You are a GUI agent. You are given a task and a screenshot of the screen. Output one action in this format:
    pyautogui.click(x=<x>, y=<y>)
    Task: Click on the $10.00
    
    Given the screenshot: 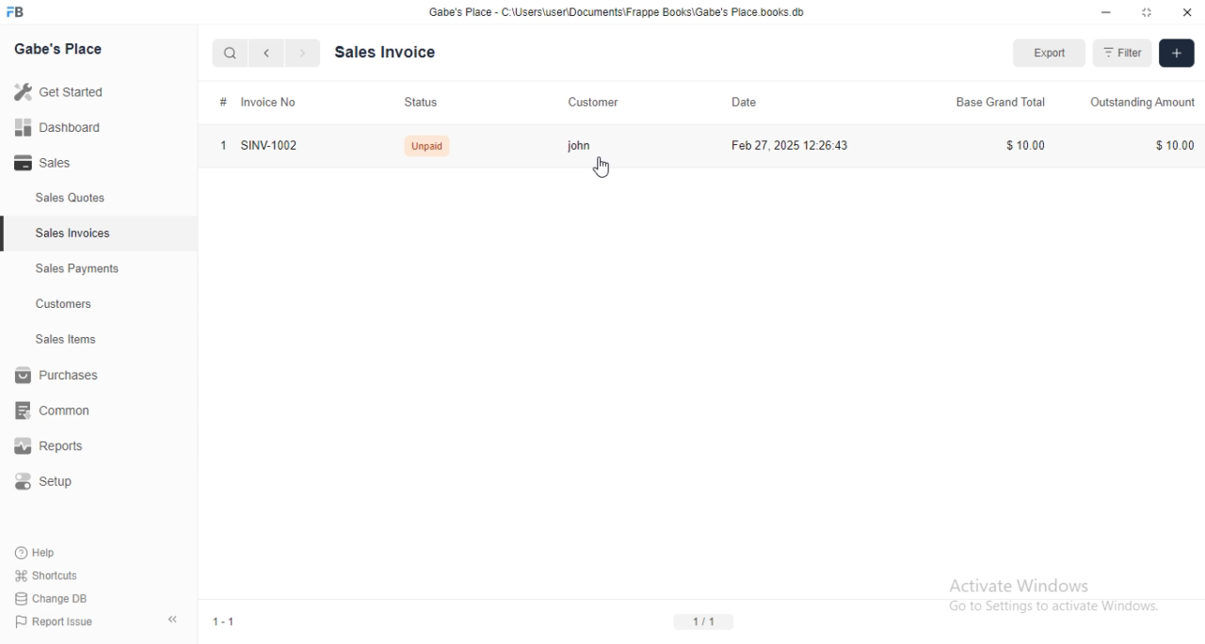 What is the action you would take?
    pyautogui.click(x=1026, y=146)
    